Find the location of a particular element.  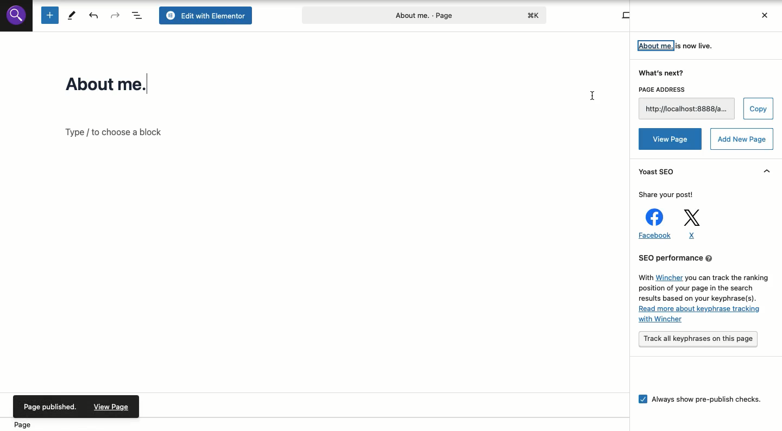

View Page is located at coordinates (113, 407).